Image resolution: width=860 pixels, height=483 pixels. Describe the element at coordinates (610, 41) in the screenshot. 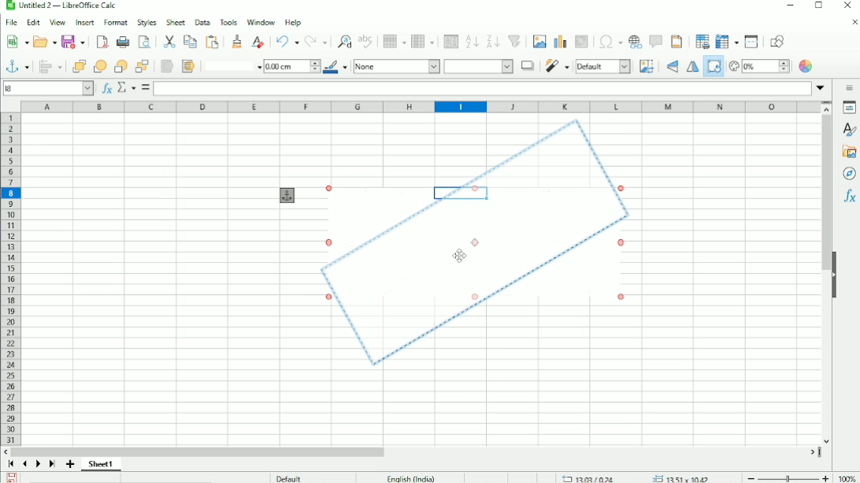

I see `Insert special characters` at that location.